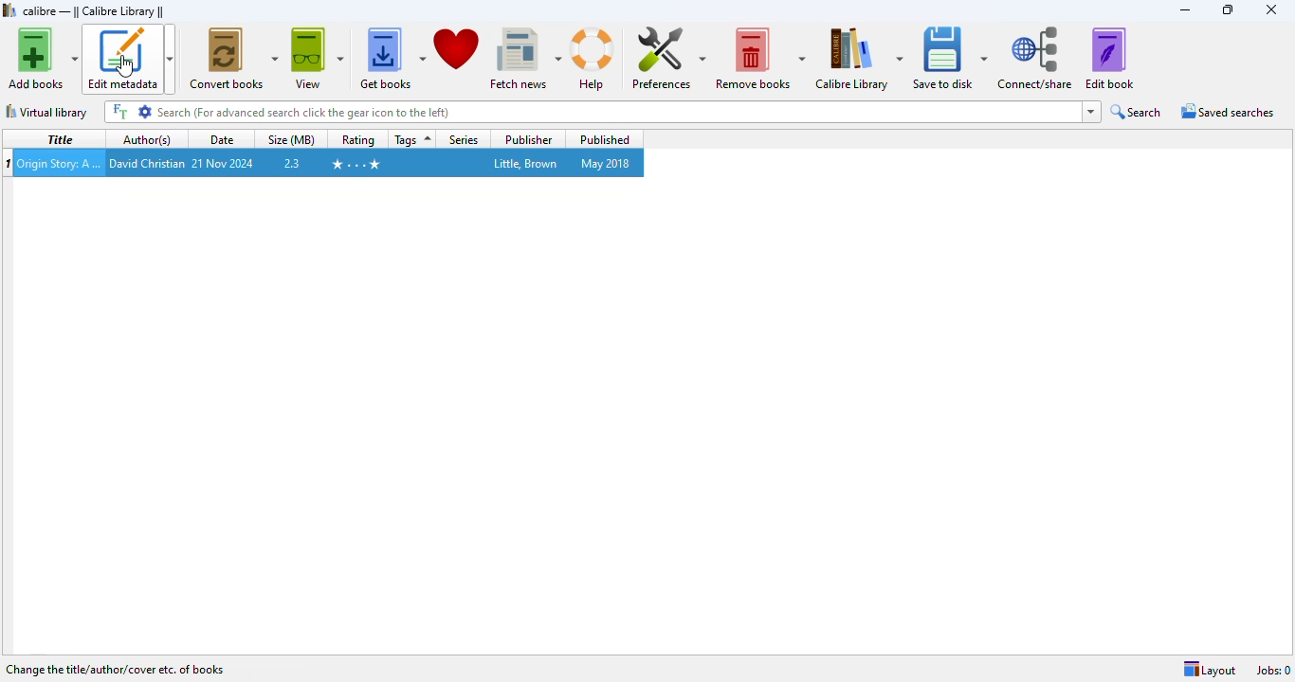  Describe the element at coordinates (58, 140) in the screenshot. I see `title` at that location.